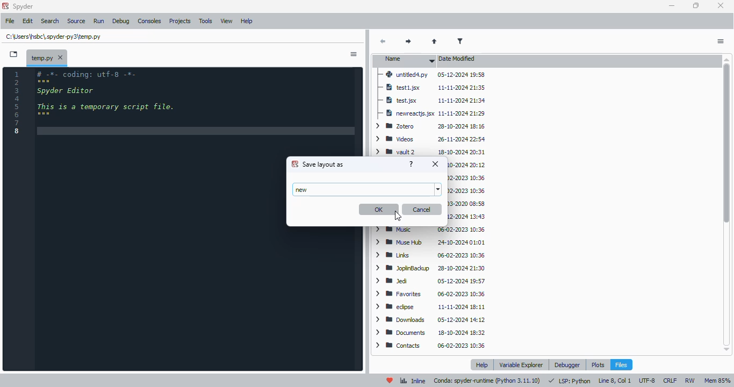 The width and height of the screenshot is (734, 387). I want to click on documents, so click(430, 333).